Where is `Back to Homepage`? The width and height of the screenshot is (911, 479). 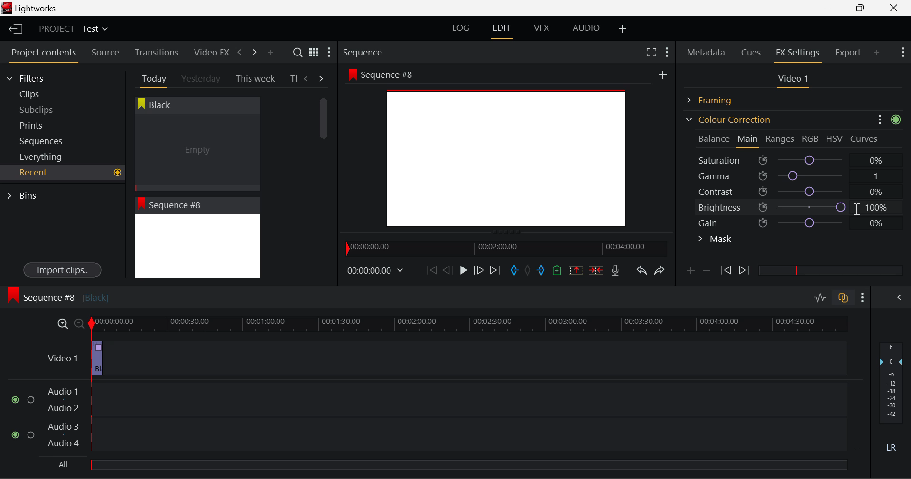 Back to Homepage is located at coordinates (12, 29).